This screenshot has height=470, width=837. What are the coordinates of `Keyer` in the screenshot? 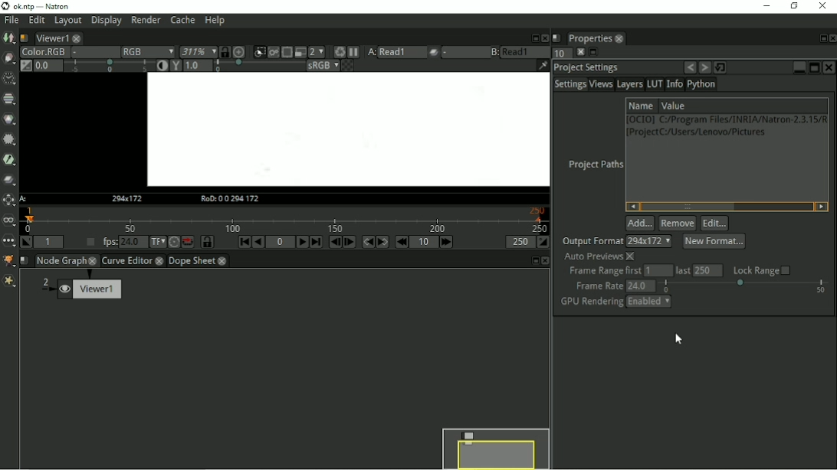 It's located at (9, 159).